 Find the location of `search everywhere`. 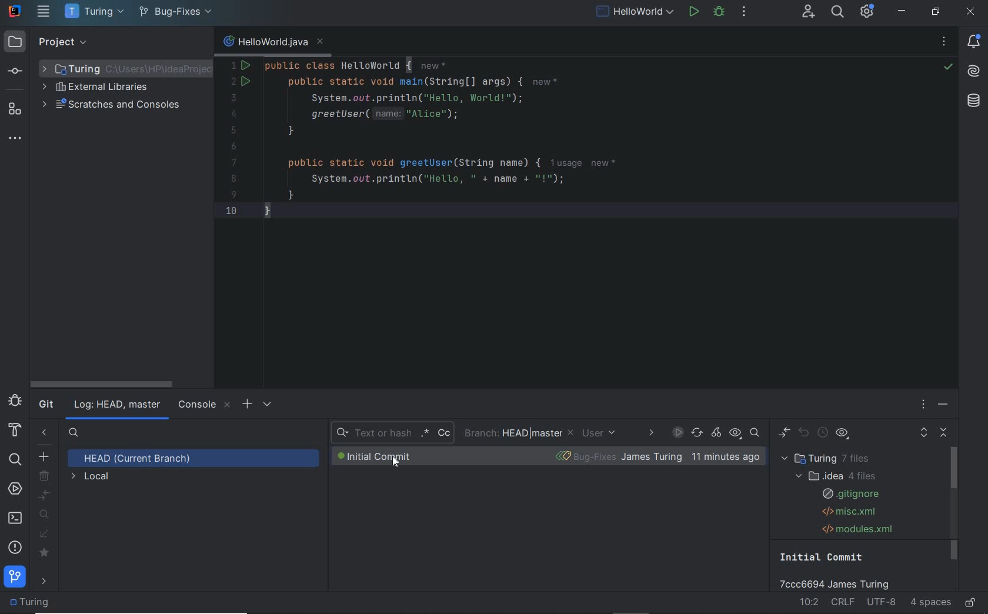

search everywhere is located at coordinates (837, 12).